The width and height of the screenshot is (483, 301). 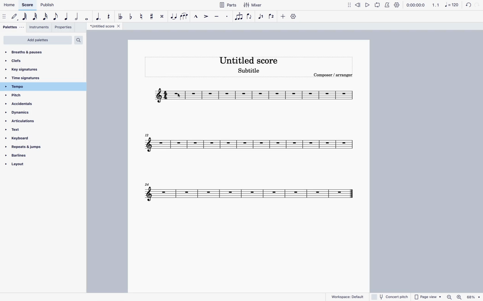 What do you see at coordinates (390, 297) in the screenshot?
I see `concert pitch` at bounding box center [390, 297].